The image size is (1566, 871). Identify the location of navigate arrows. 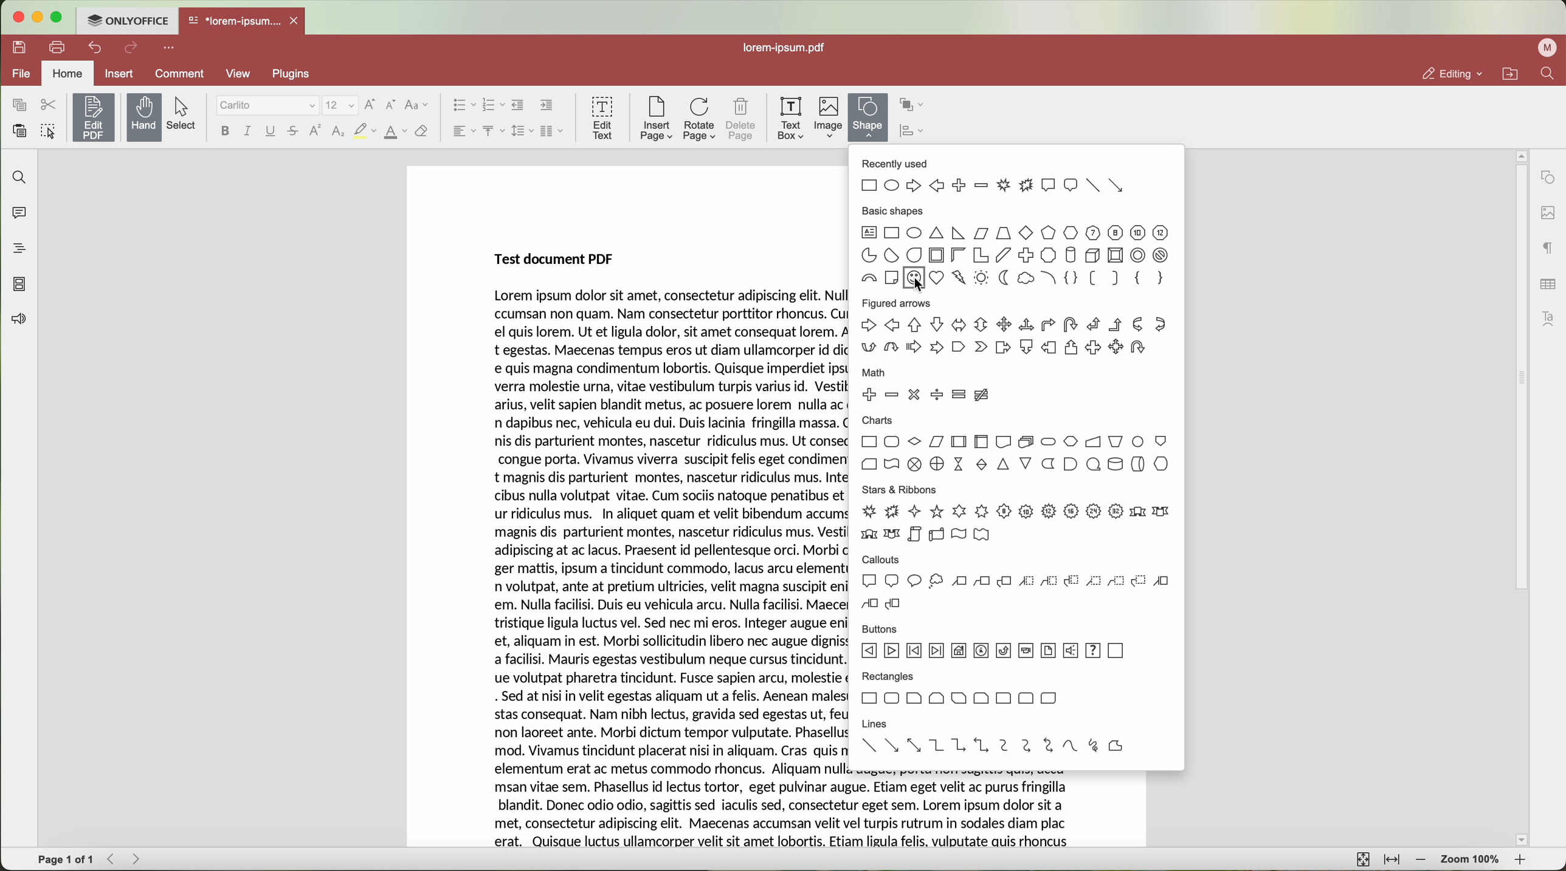
(126, 859).